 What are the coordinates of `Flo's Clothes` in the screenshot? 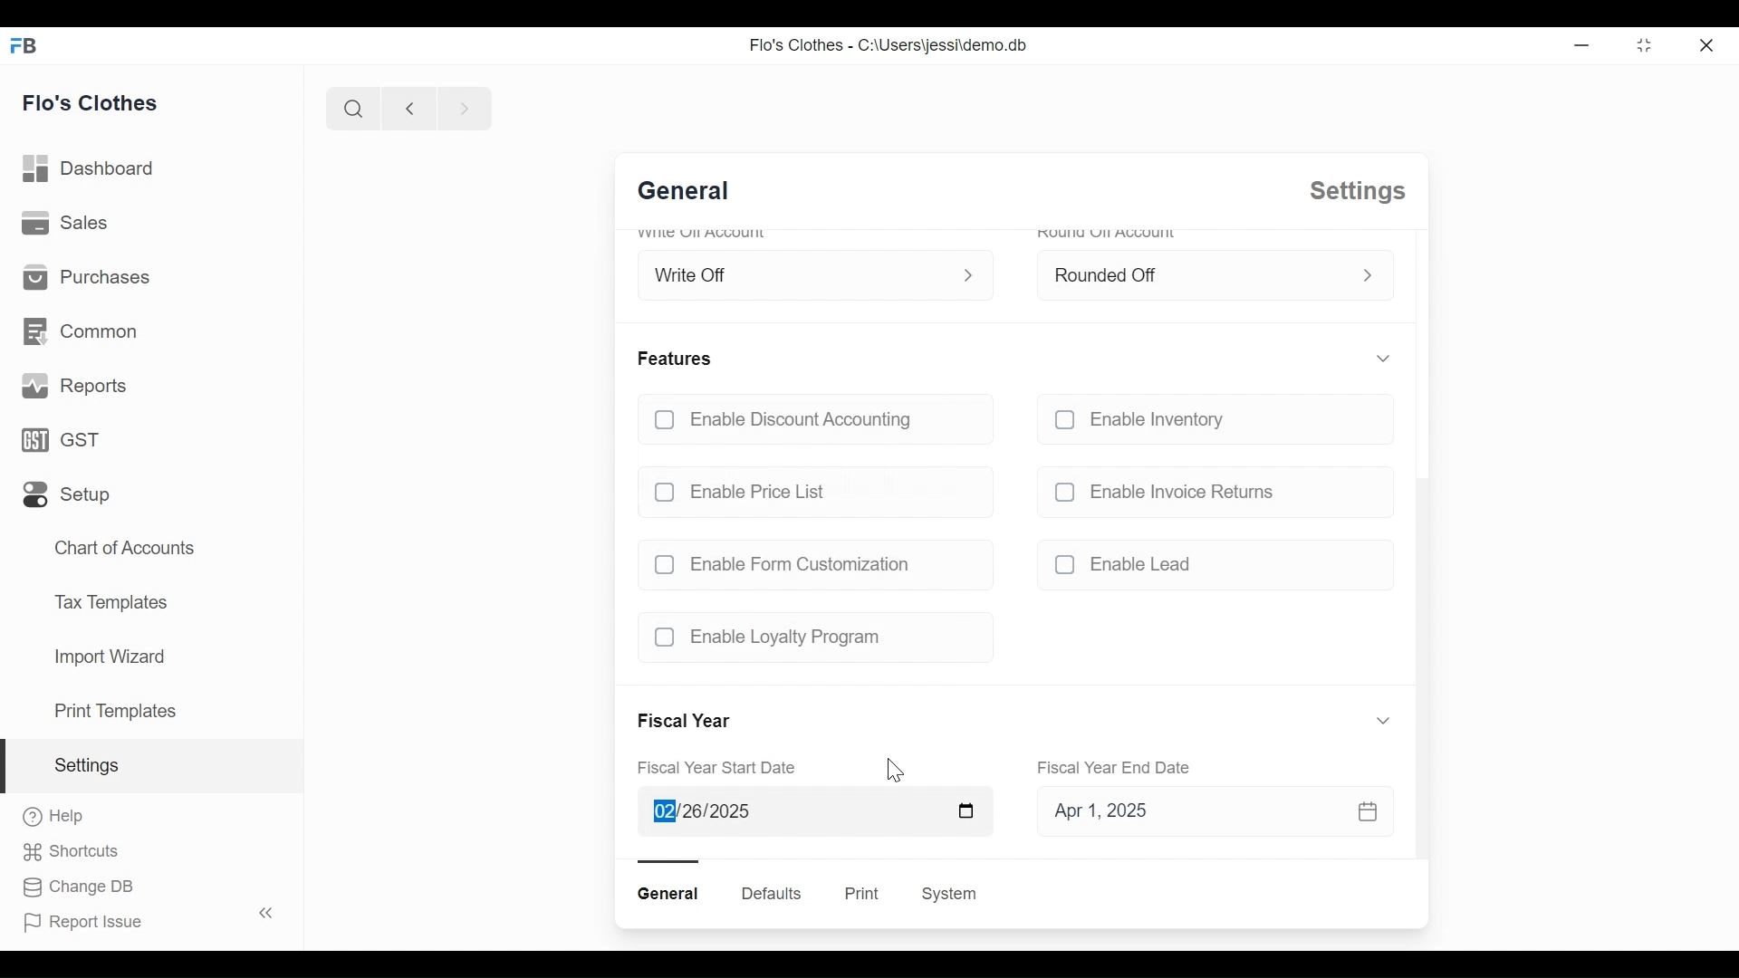 It's located at (91, 101).